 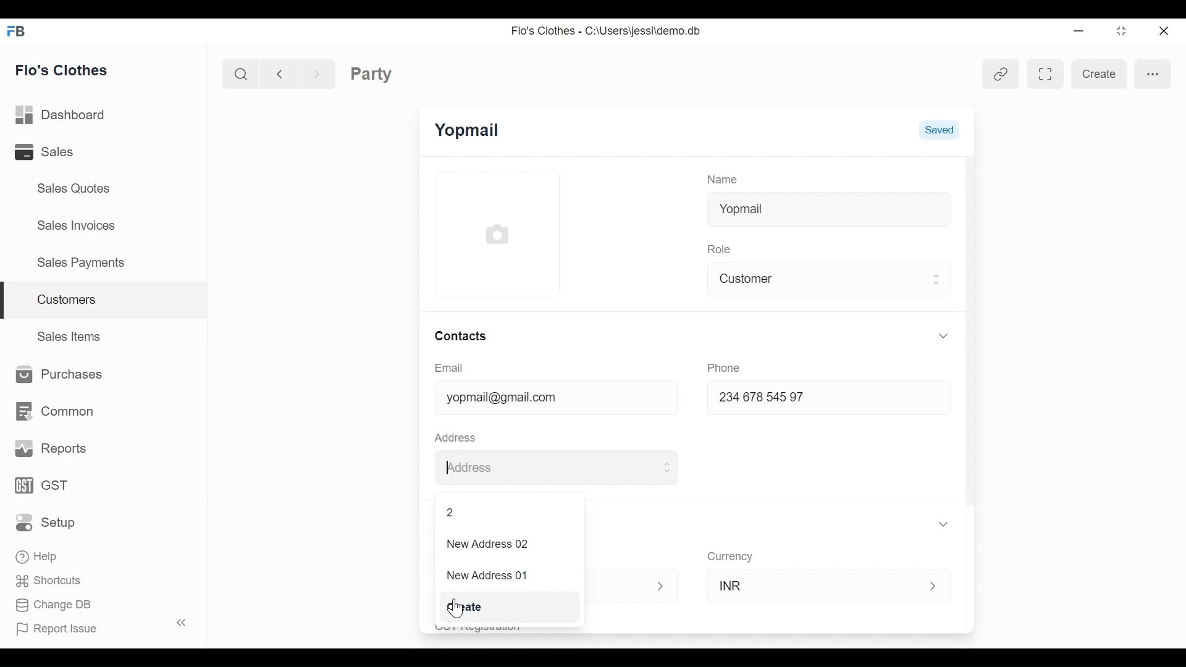 I want to click on Cursor, so click(x=458, y=607).